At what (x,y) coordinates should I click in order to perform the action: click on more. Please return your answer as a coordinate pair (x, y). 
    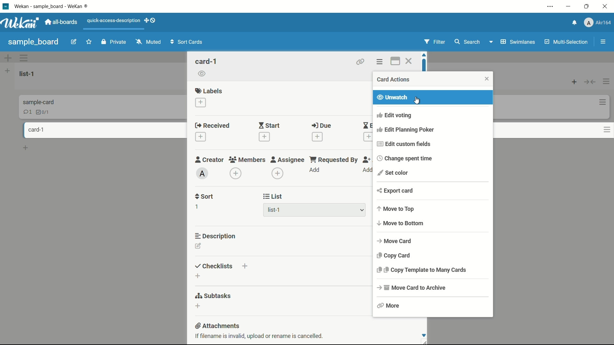
    Looking at the image, I should click on (390, 306).